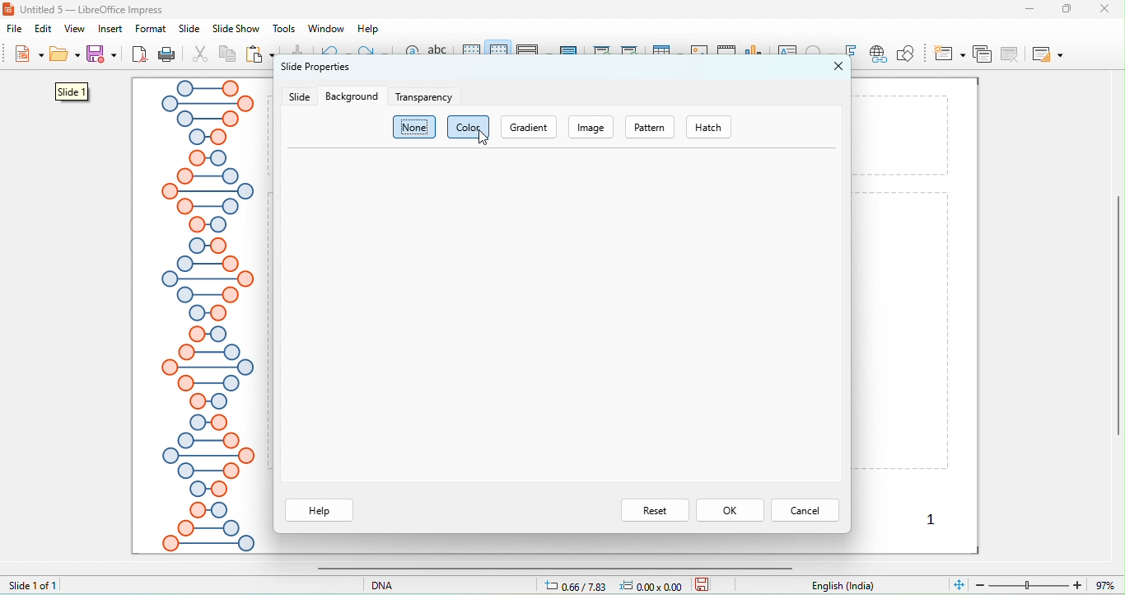 This screenshot has width=1125, height=595. What do you see at coordinates (650, 128) in the screenshot?
I see `pattern` at bounding box center [650, 128].